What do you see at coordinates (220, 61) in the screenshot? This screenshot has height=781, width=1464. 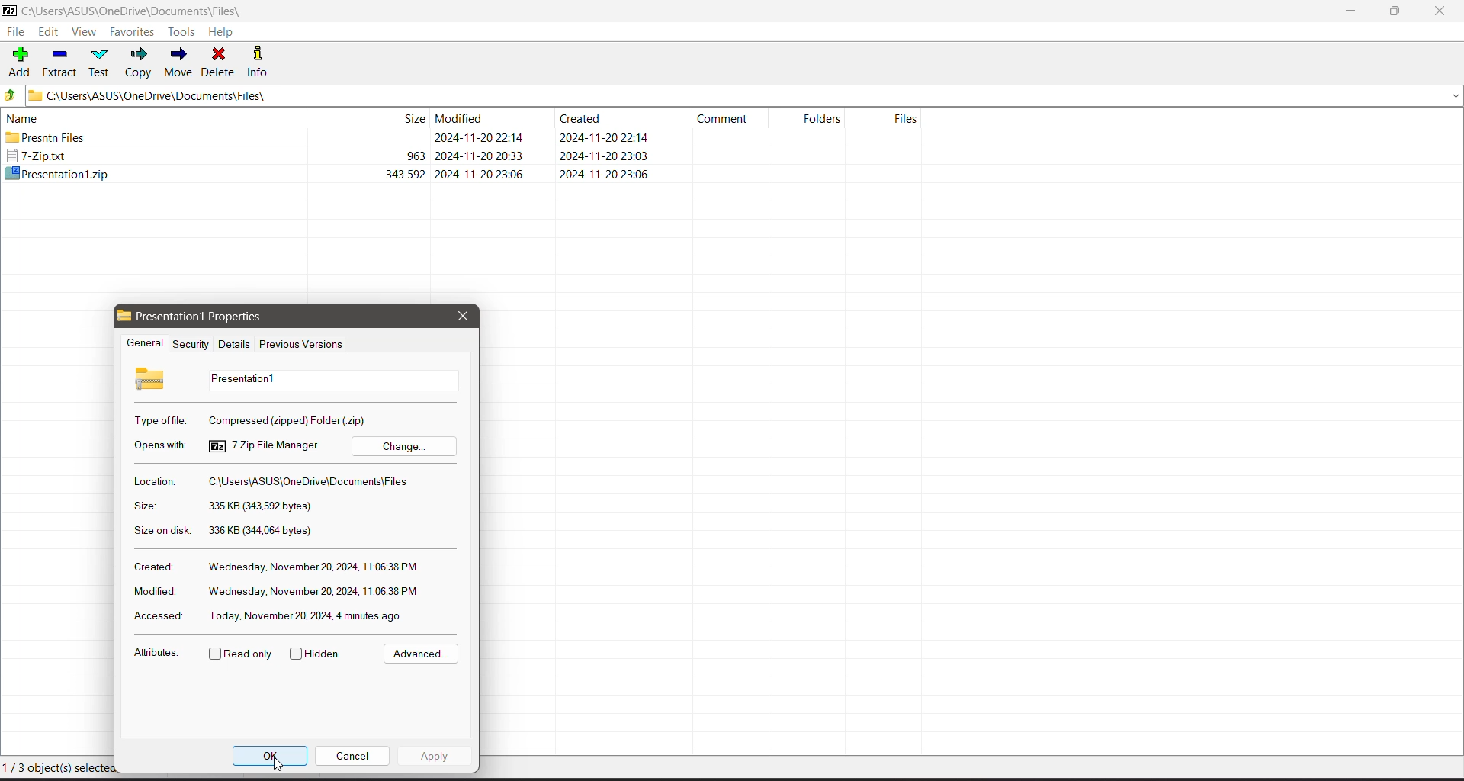 I see `Delete` at bounding box center [220, 61].